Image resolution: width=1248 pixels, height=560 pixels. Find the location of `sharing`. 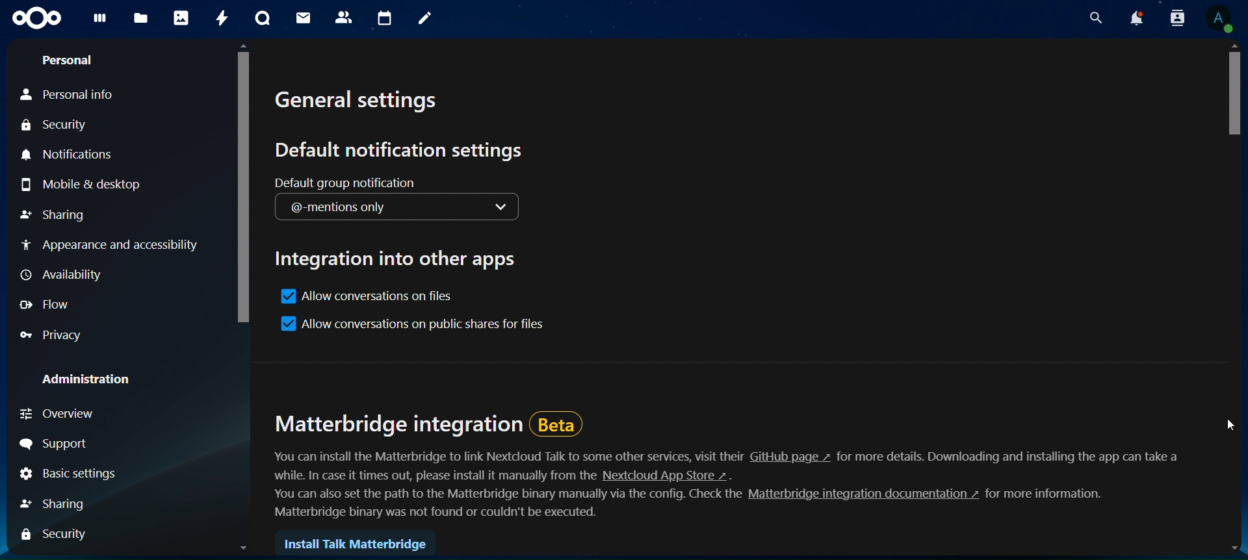

sharing is located at coordinates (55, 218).